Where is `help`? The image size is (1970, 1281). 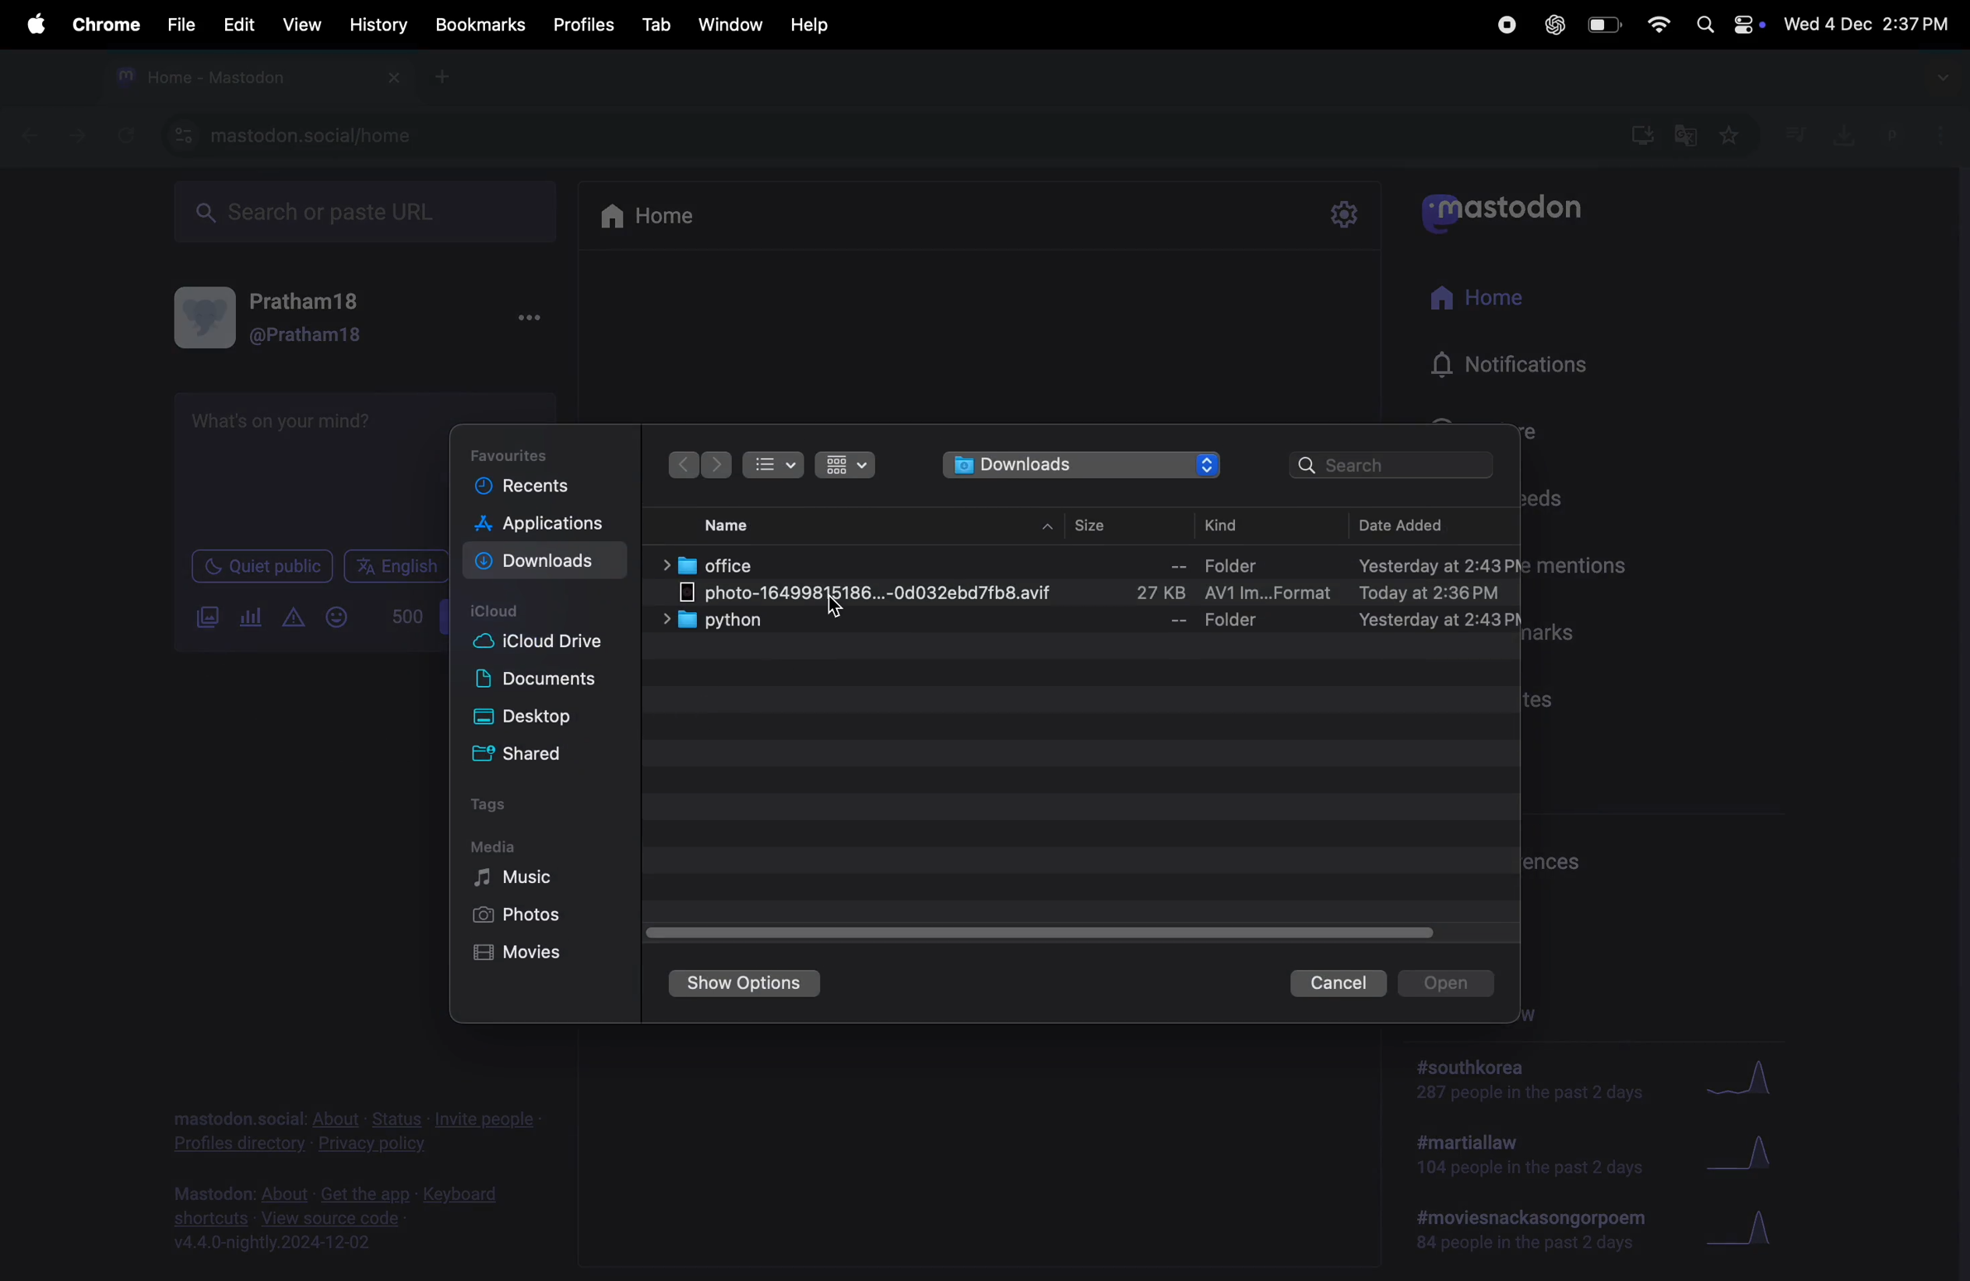 help is located at coordinates (808, 25).